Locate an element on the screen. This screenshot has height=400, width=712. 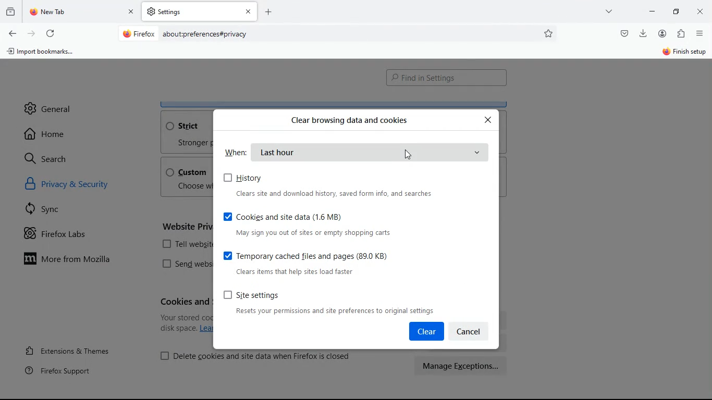
about:preferences#privacy is located at coordinates (205, 34).